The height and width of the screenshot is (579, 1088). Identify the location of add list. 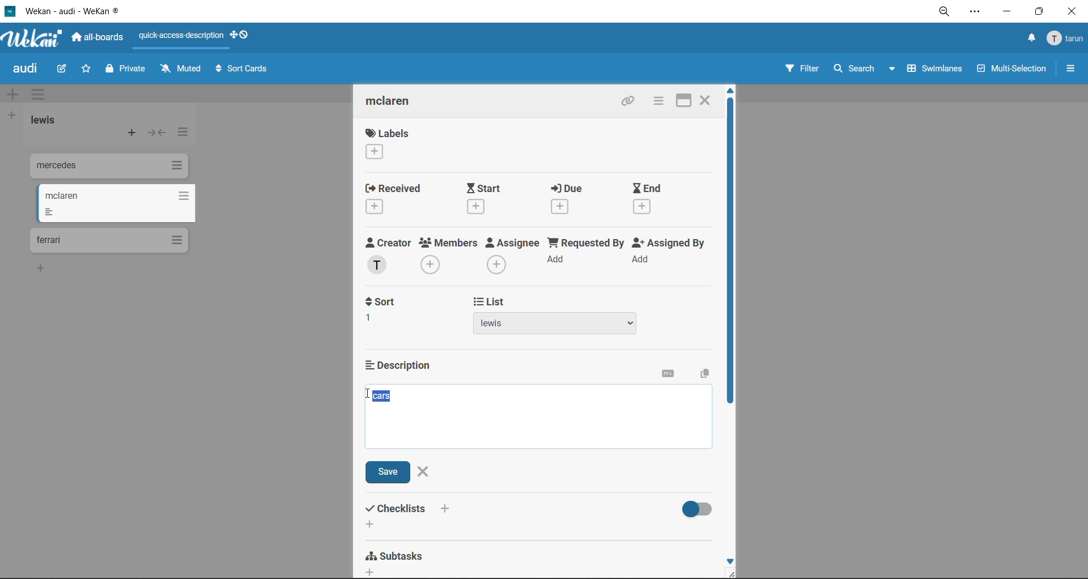
(11, 116).